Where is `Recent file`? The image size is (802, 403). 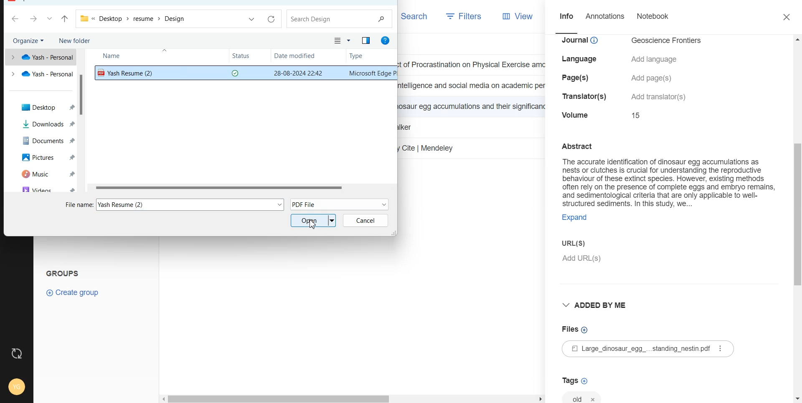
Recent file is located at coordinates (50, 20).